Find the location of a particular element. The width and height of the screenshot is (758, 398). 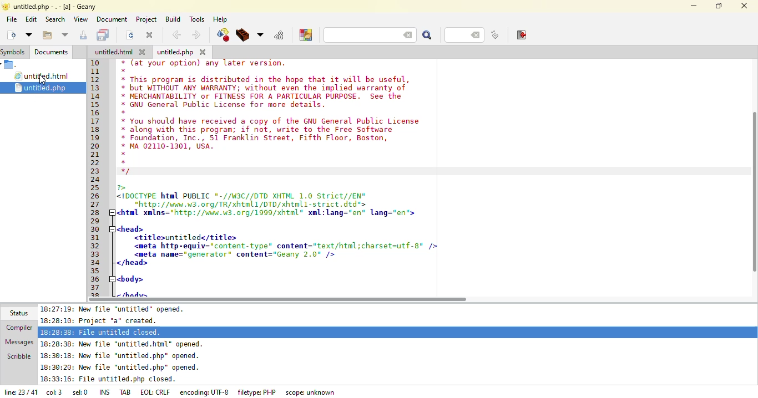

tools is located at coordinates (199, 19).